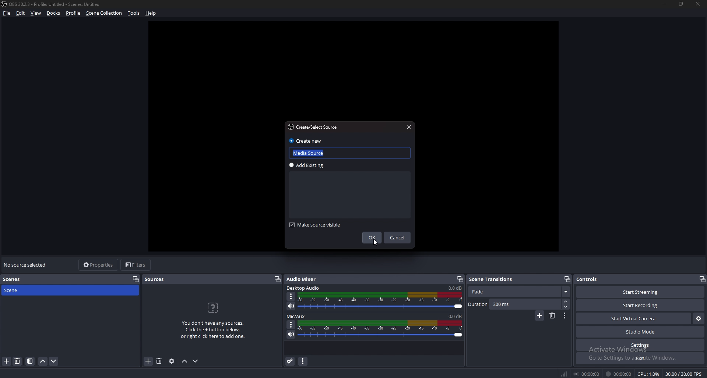 This screenshot has width=707, height=378. I want to click on Pop out, so click(277, 279).